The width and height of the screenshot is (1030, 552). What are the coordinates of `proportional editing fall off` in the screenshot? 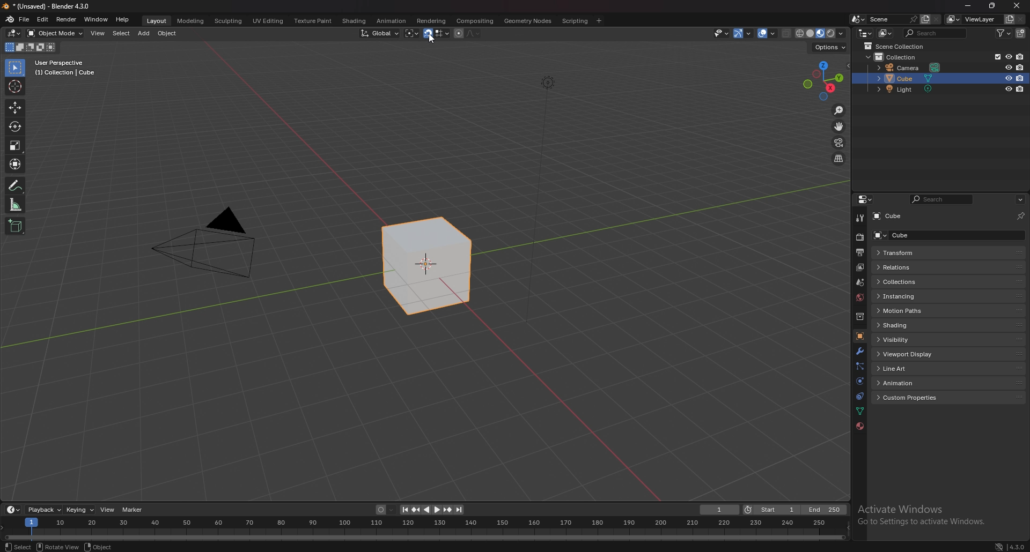 It's located at (473, 33).